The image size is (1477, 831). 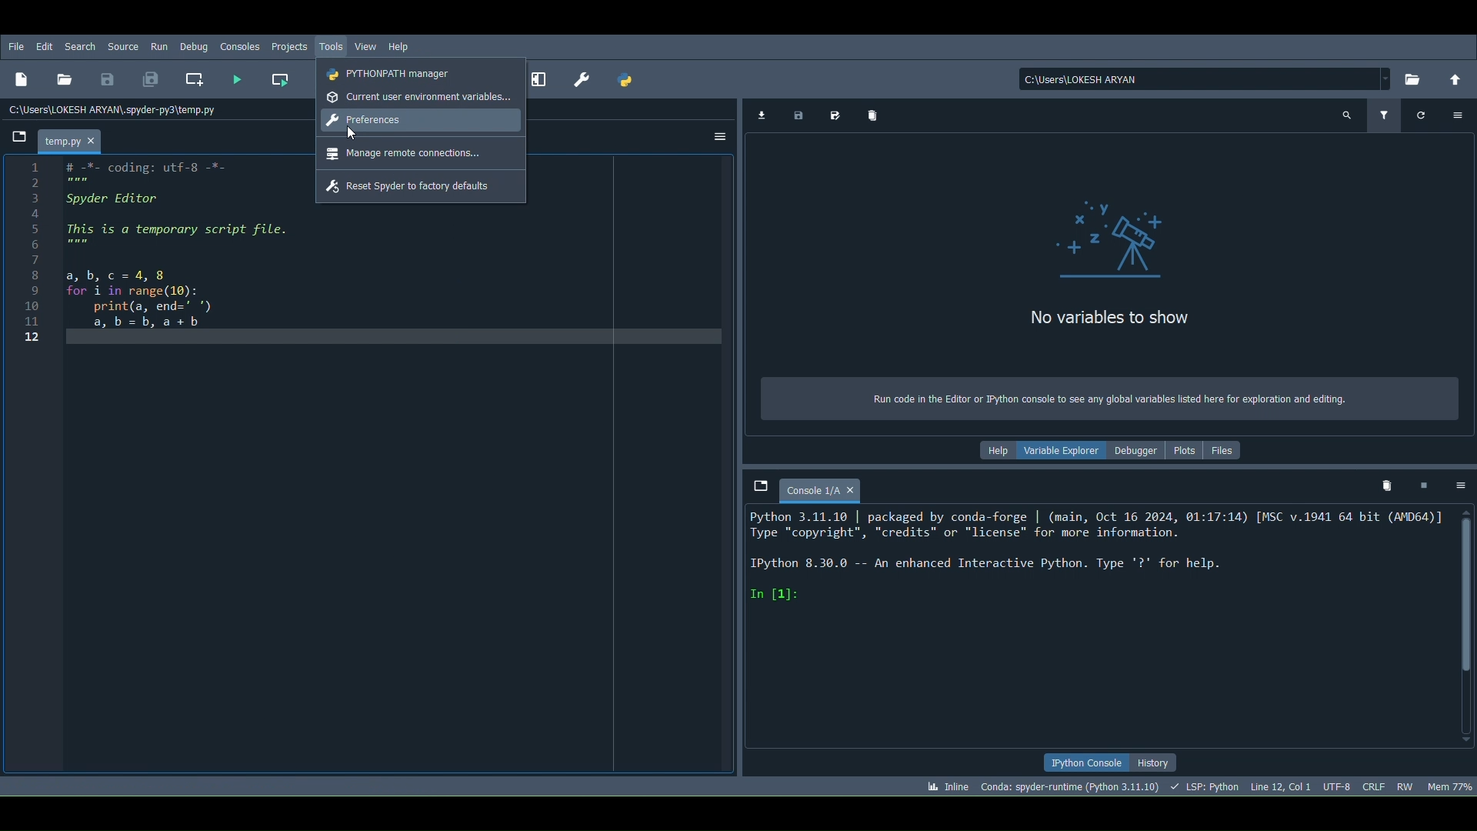 What do you see at coordinates (238, 78) in the screenshot?
I see `Run file (F5)` at bounding box center [238, 78].